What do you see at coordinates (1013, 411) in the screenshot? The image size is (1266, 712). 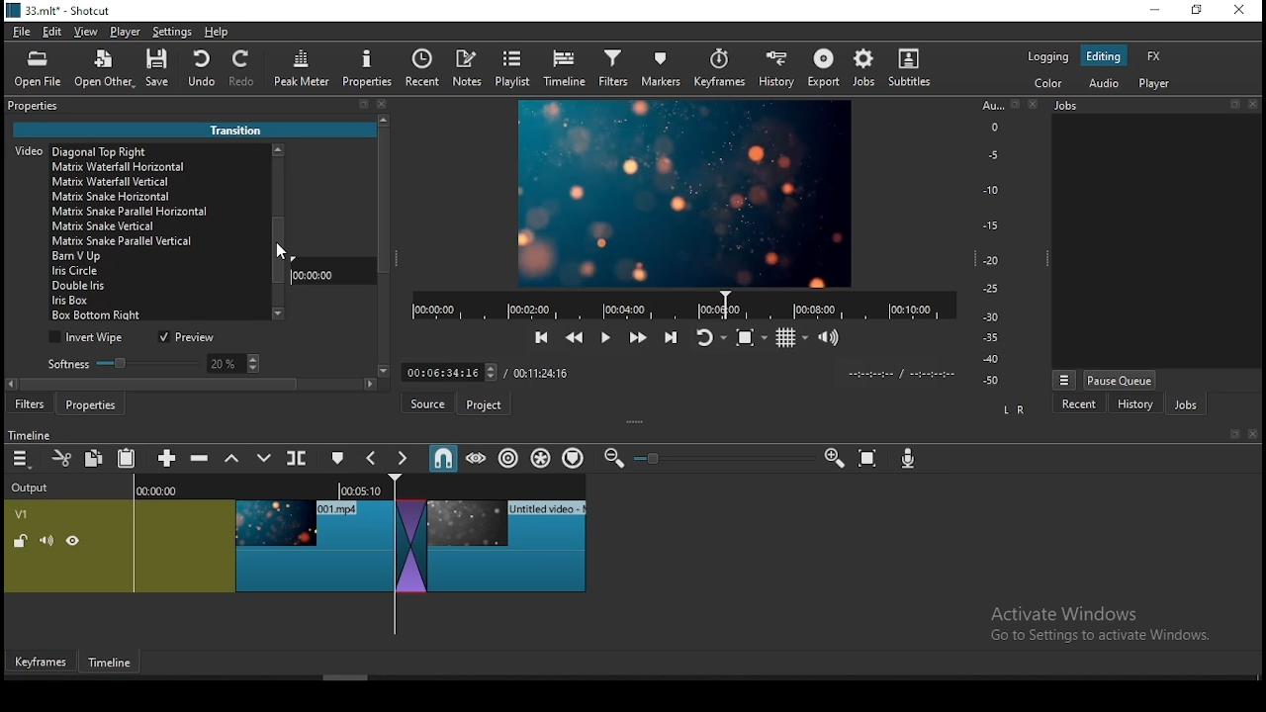 I see `LR` at bounding box center [1013, 411].